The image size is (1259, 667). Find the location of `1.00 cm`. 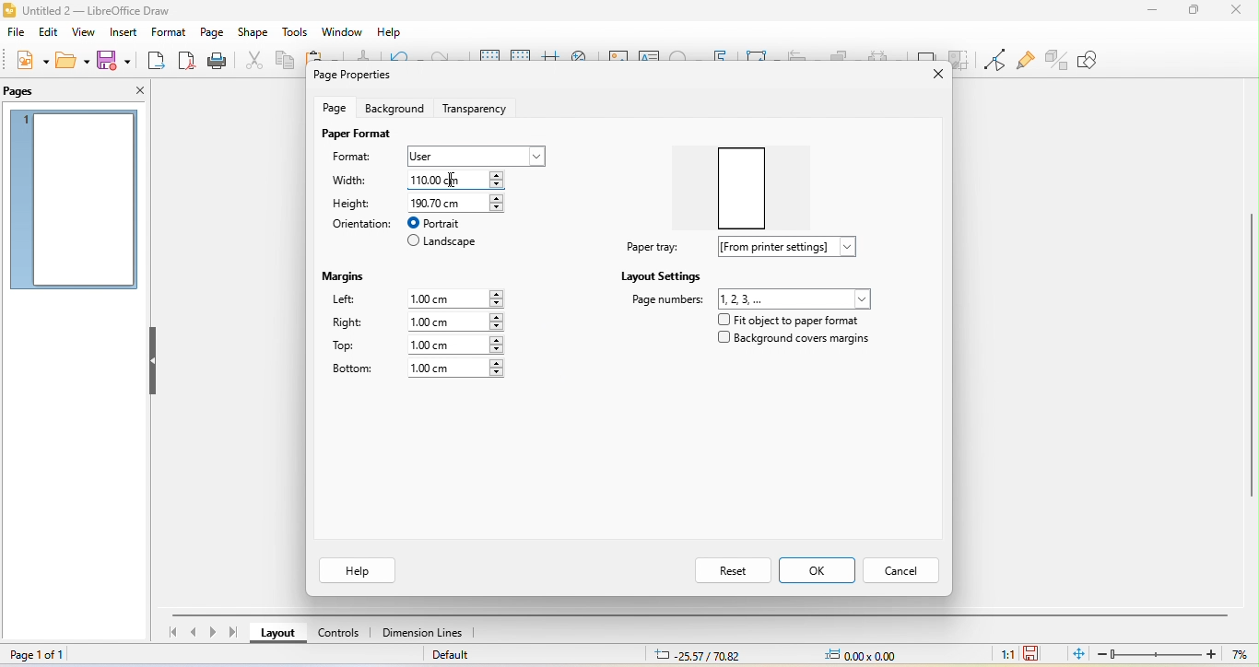

1.00 cm is located at coordinates (459, 297).